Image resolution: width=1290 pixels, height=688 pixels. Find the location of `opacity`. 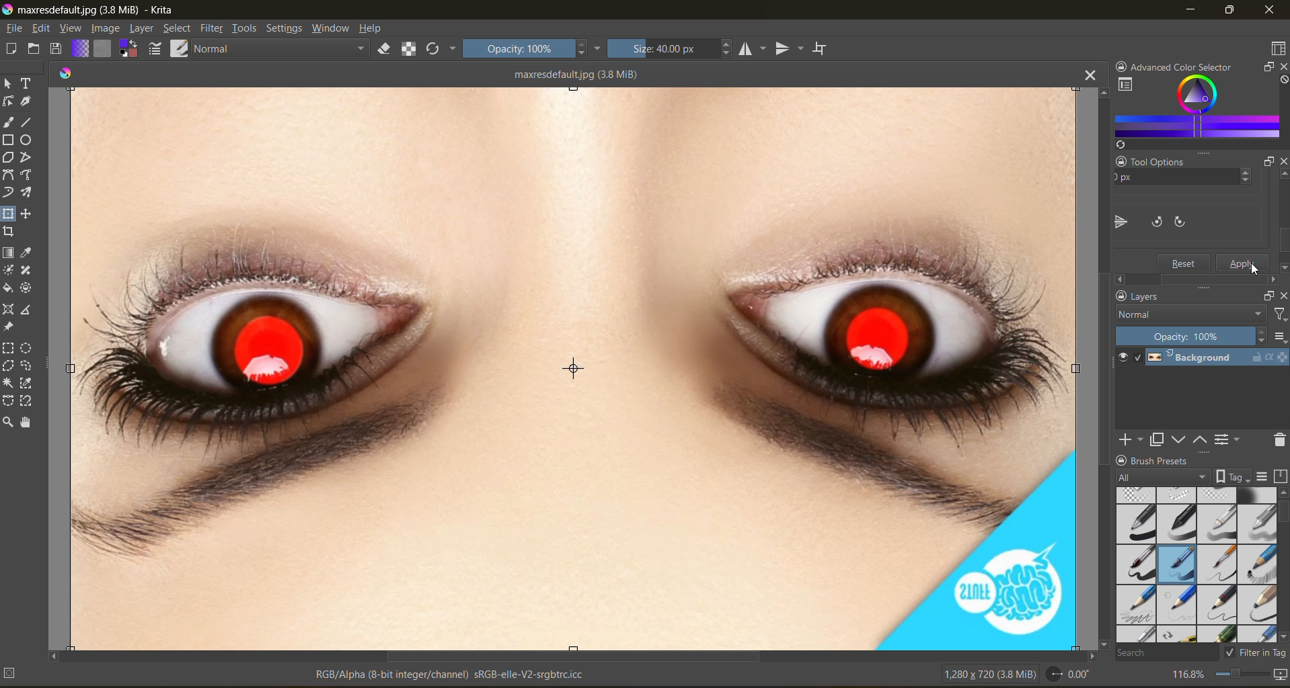

opacity is located at coordinates (1192, 335).